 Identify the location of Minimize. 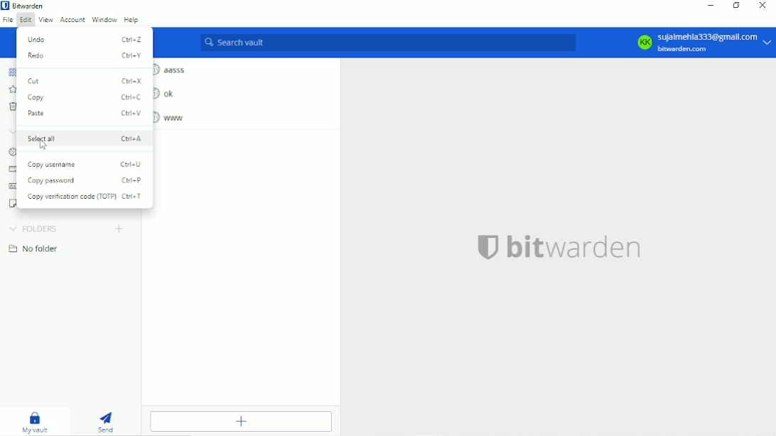
(710, 5).